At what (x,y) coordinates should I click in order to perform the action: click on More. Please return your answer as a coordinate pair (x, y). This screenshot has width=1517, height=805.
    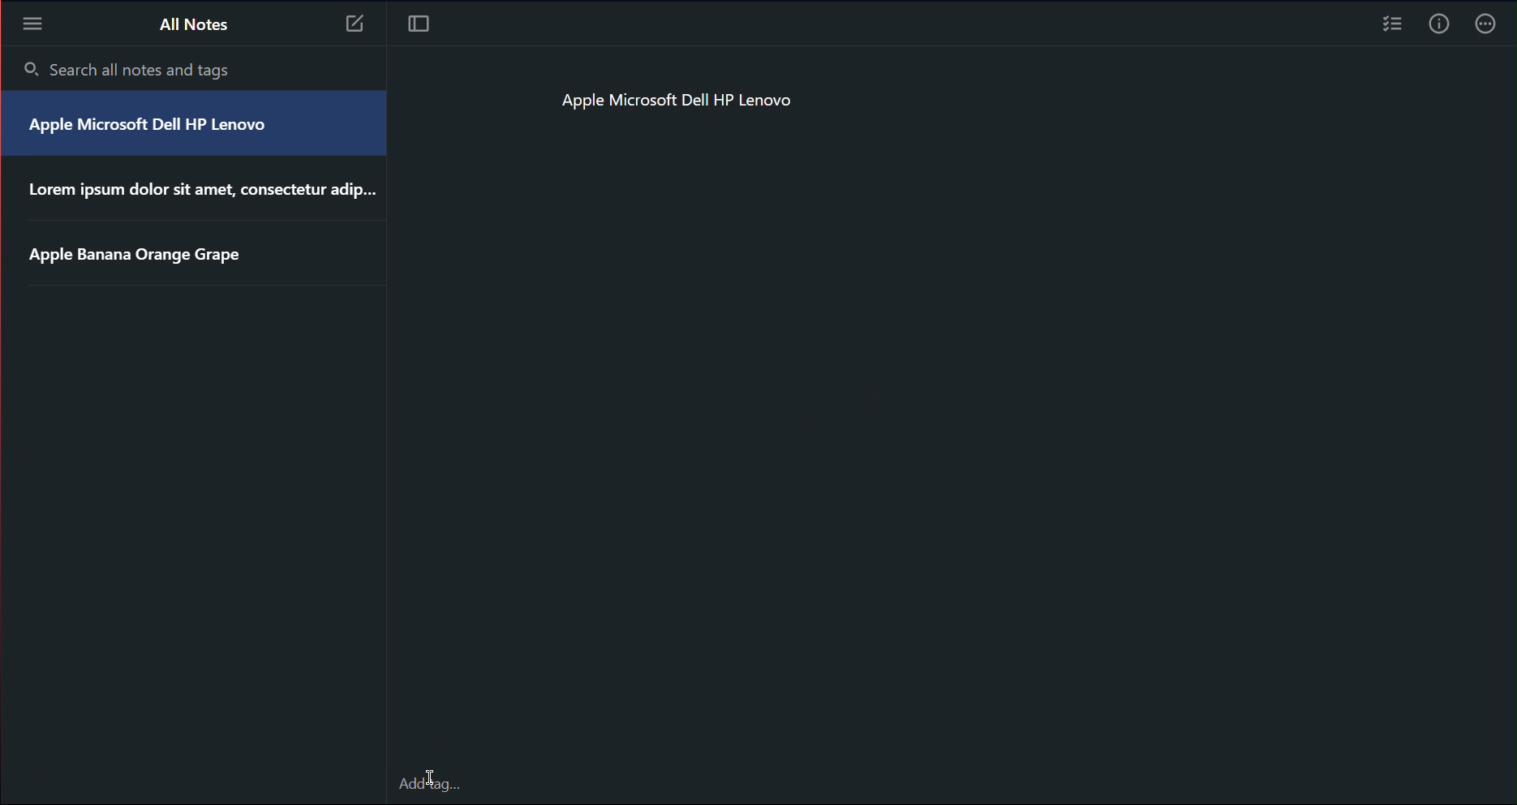
    Looking at the image, I should click on (1489, 27).